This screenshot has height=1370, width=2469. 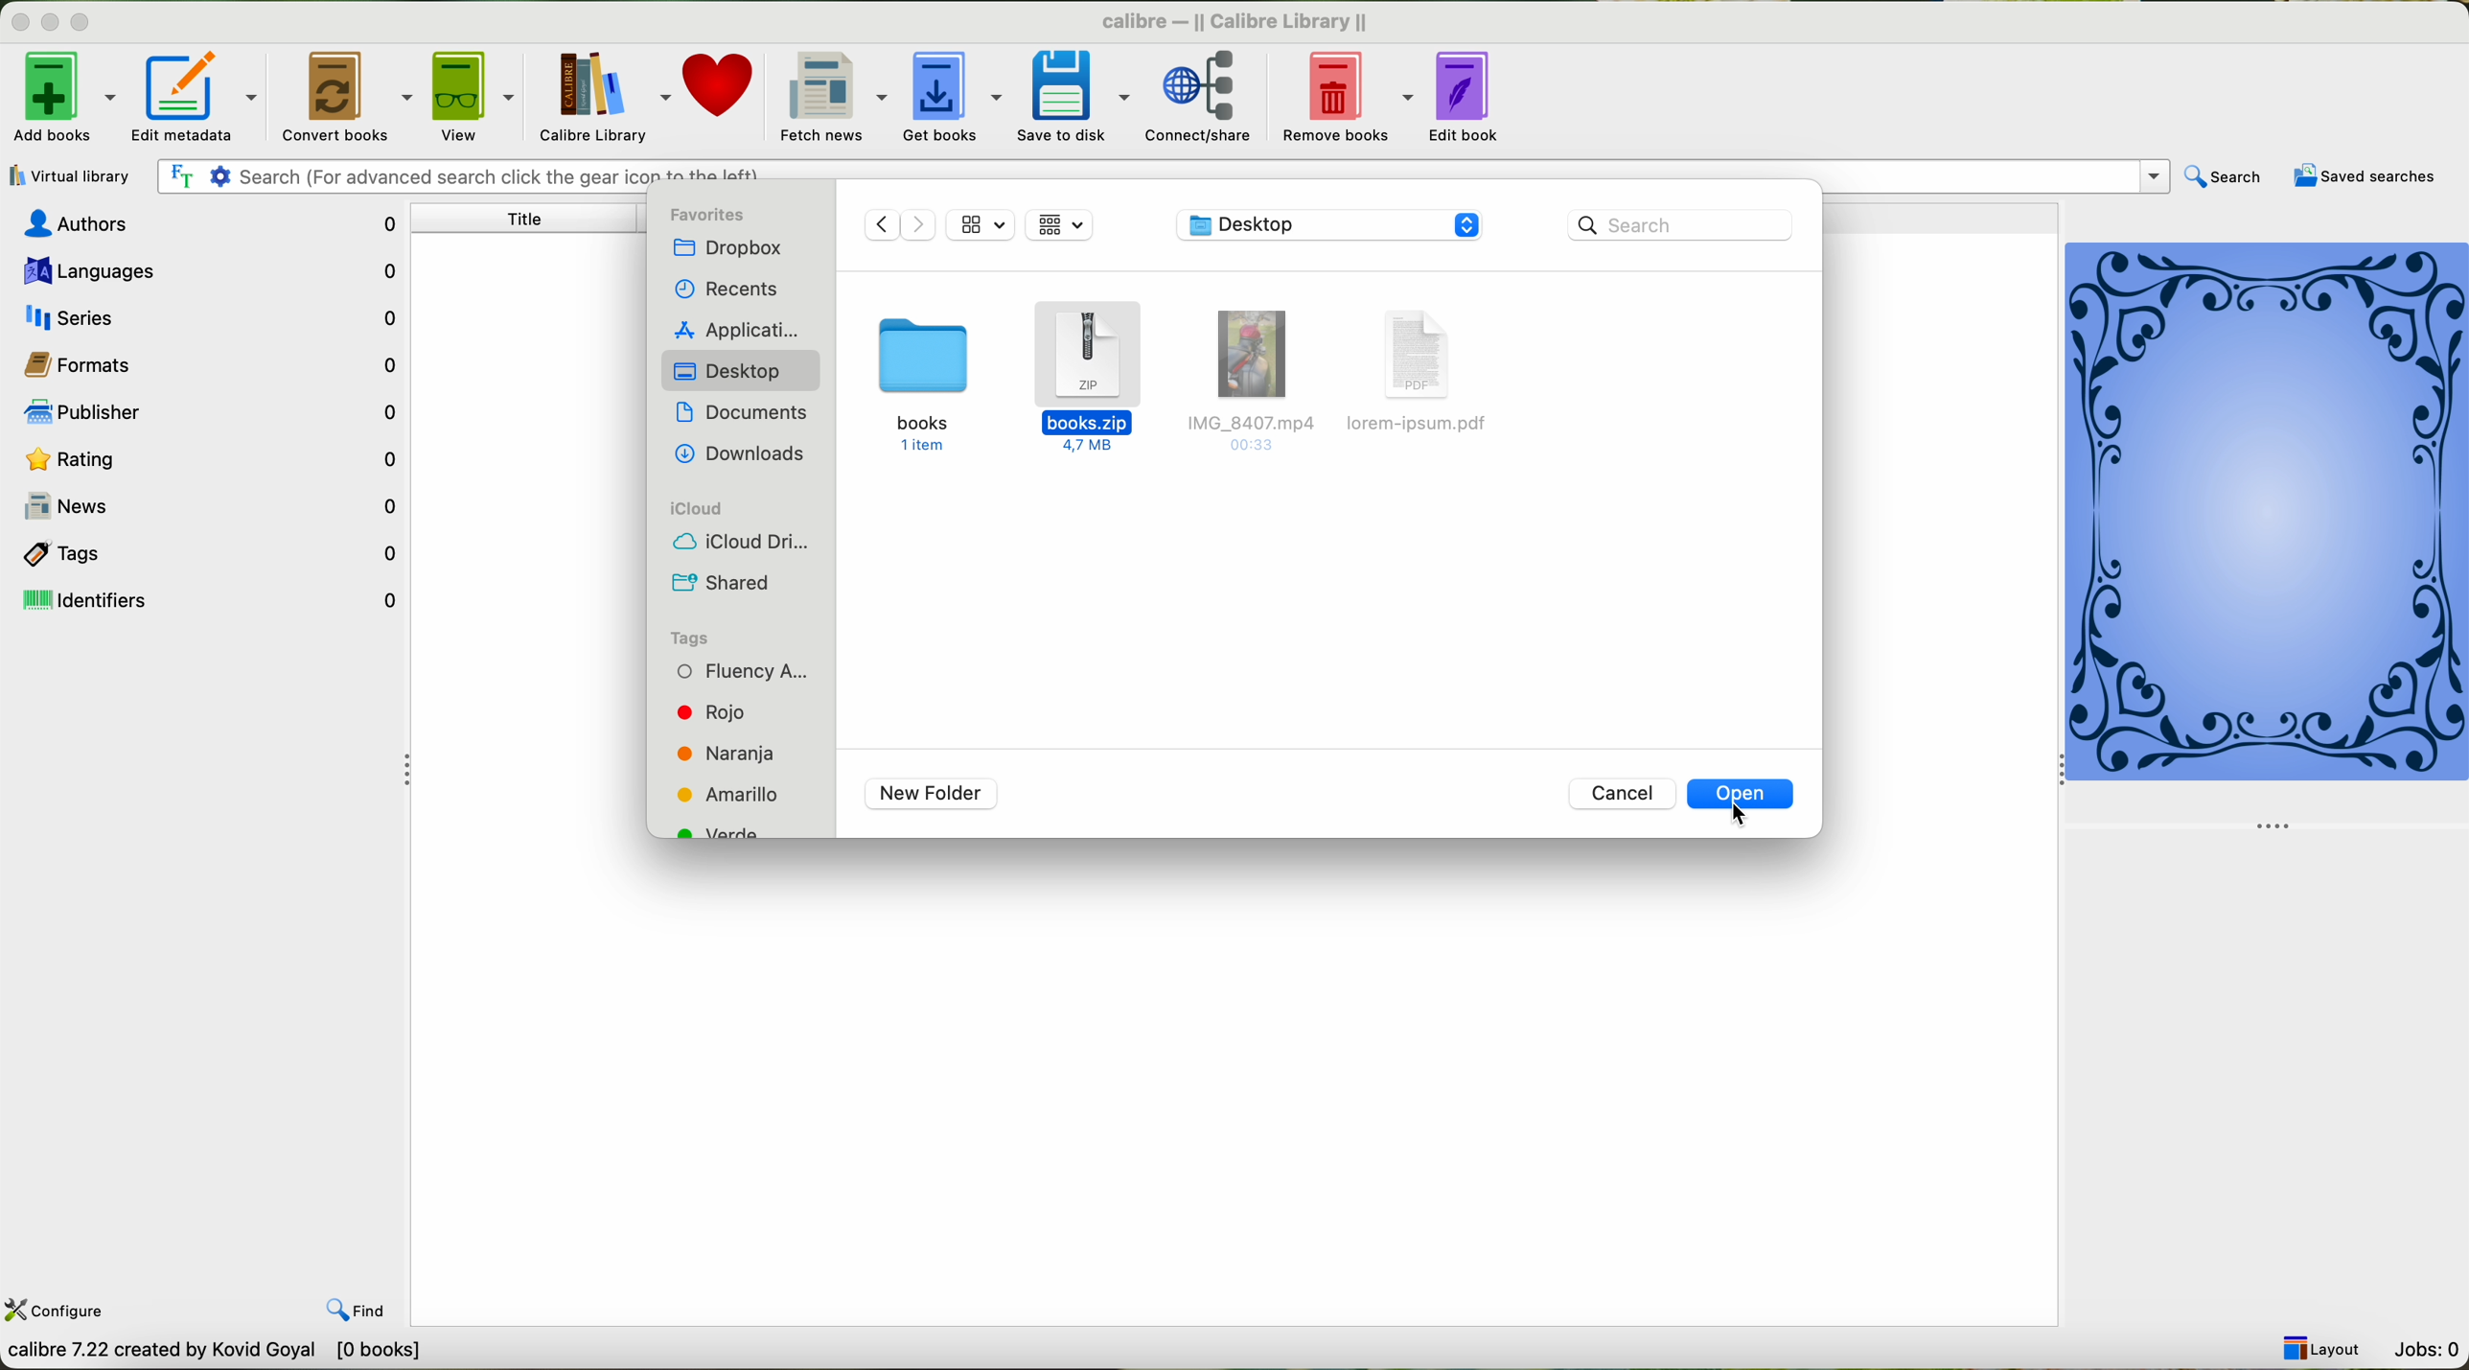 I want to click on maximize, so click(x=84, y=22).